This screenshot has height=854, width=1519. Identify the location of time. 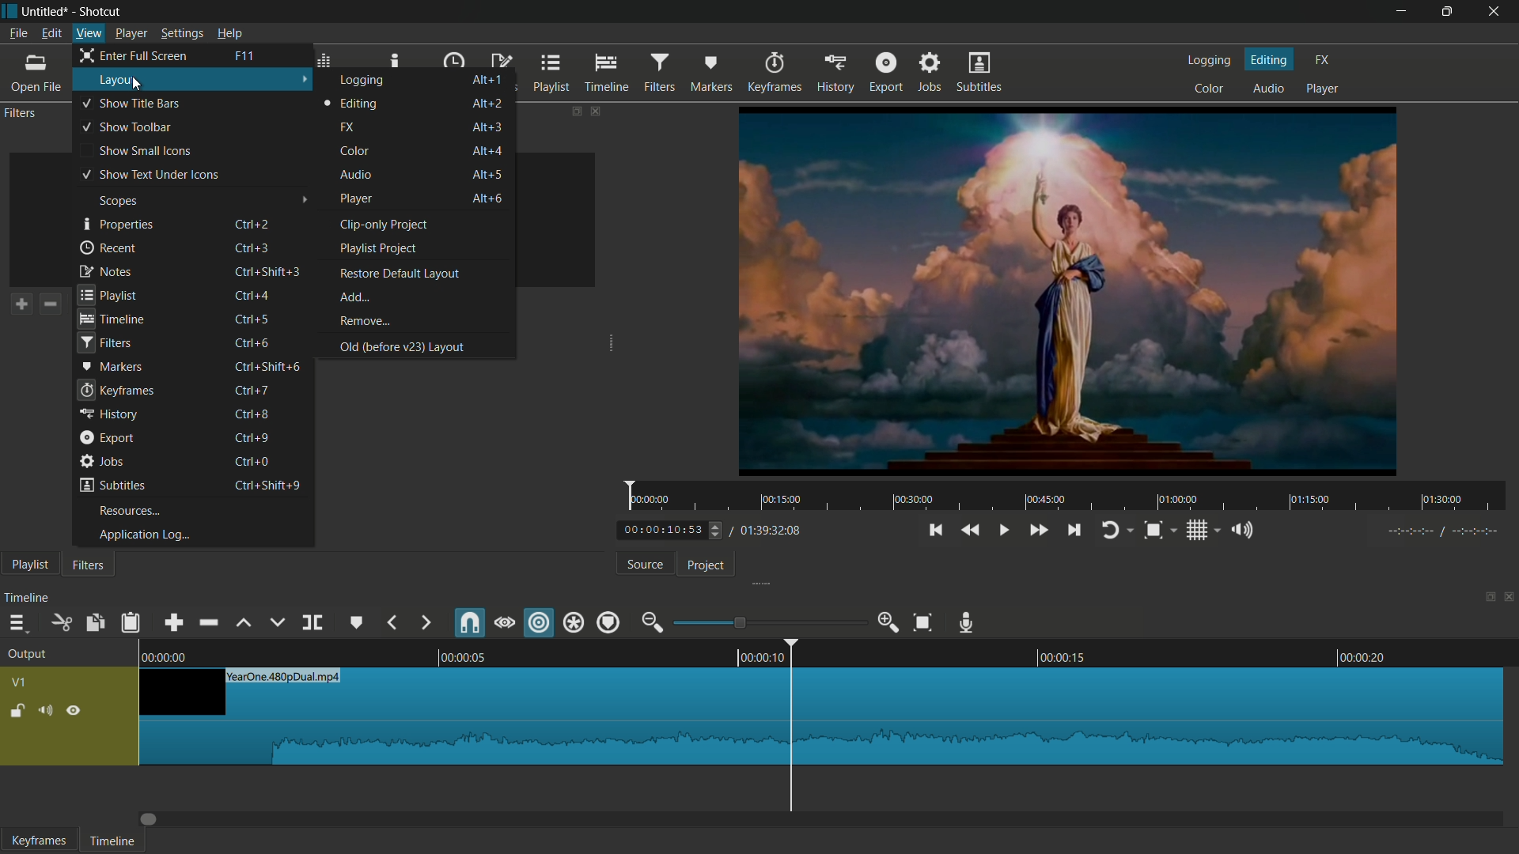
(1070, 497).